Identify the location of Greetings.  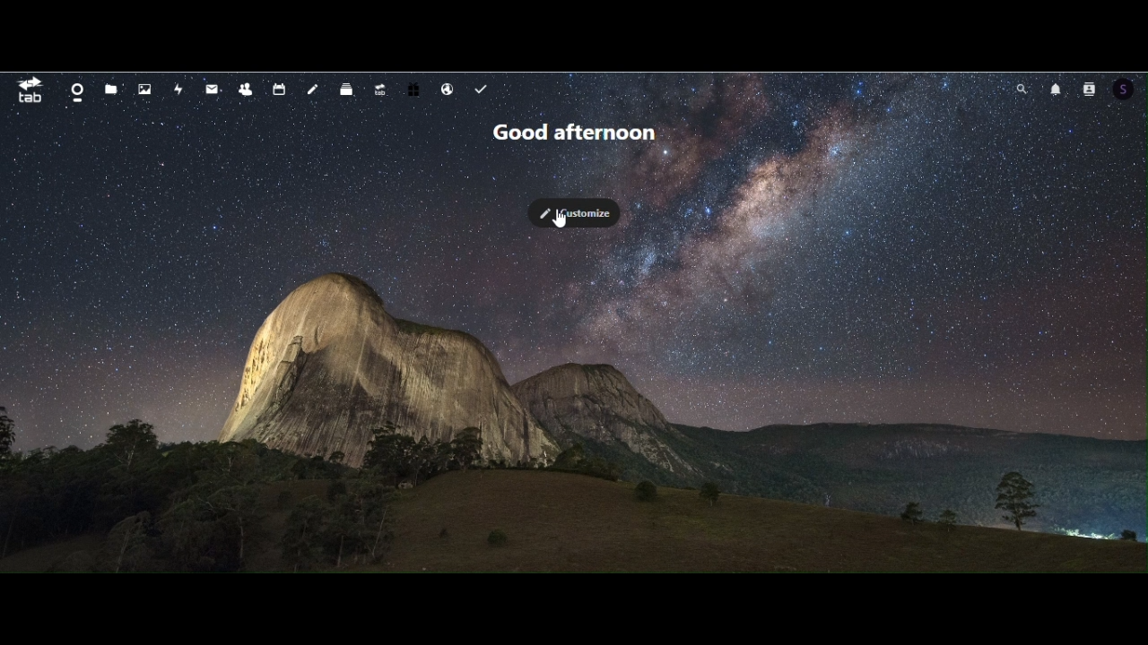
(576, 134).